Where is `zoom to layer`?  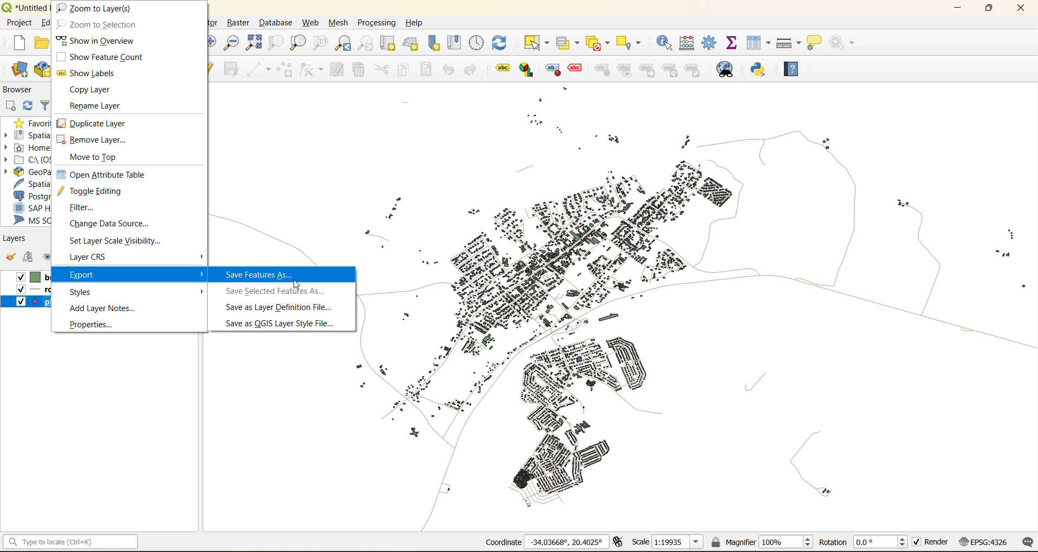
zoom to layer is located at coordinates (98, 8).